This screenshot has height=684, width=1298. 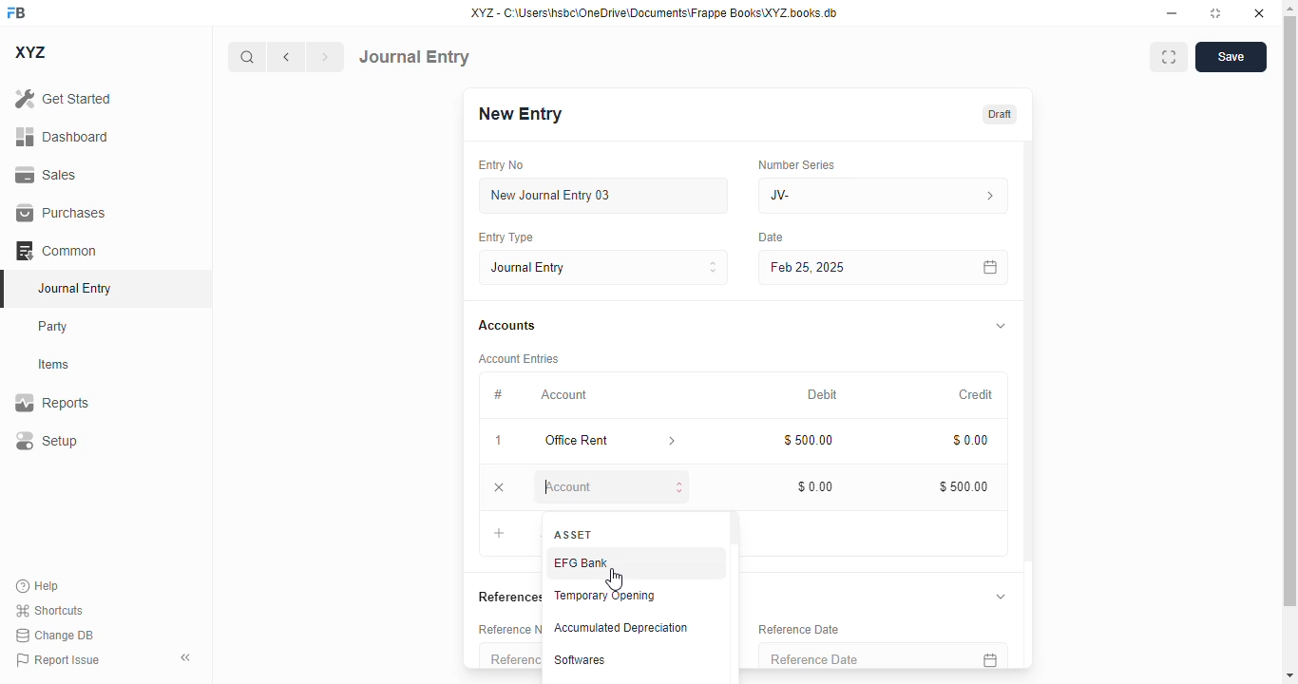 I want to click on calendar icon, so click(x=989, y=267).